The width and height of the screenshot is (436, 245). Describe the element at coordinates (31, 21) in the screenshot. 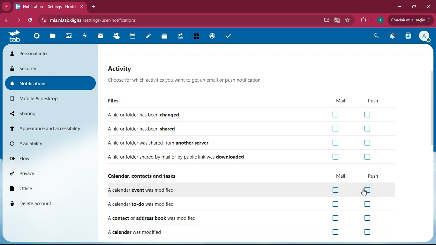

I see `refresh` at that location.